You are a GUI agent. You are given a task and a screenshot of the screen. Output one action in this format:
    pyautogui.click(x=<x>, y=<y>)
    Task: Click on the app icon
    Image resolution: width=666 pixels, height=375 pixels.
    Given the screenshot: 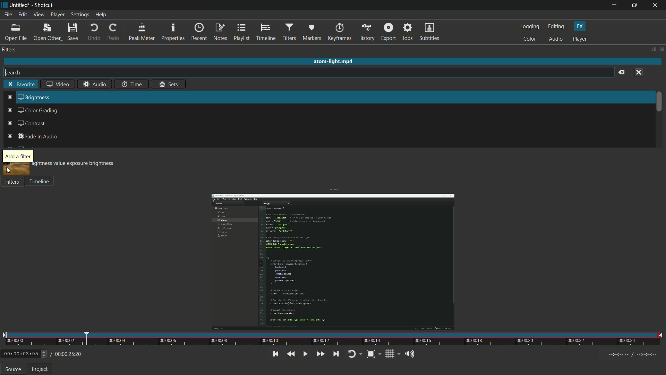 What is the action you would take?
    pyautogui.click(x=4, y=4)
    